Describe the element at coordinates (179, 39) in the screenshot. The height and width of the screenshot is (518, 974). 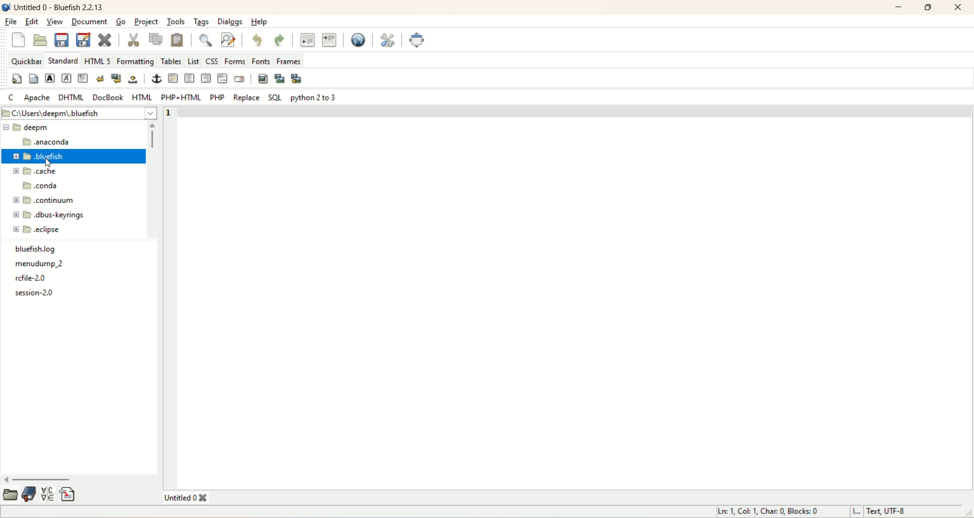
I see `paste` at that location.